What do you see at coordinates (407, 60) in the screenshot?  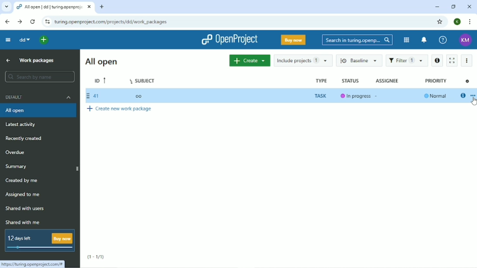 I see `Filter 1` at bounding box center [407, 60].